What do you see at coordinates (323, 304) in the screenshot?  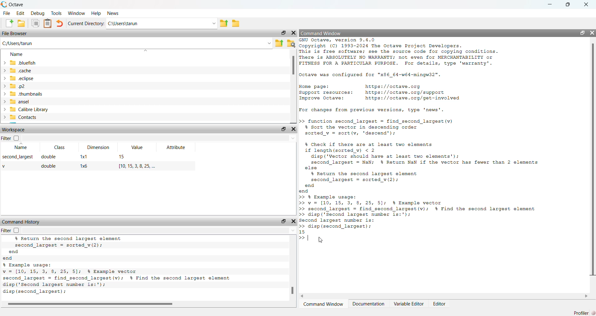 I see `command window` at bounding box center [323, 304].